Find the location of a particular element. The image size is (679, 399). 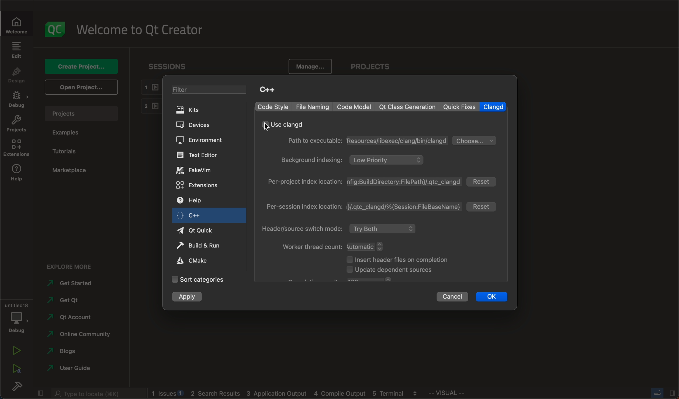

C++ is located at coordinates (270, 91).